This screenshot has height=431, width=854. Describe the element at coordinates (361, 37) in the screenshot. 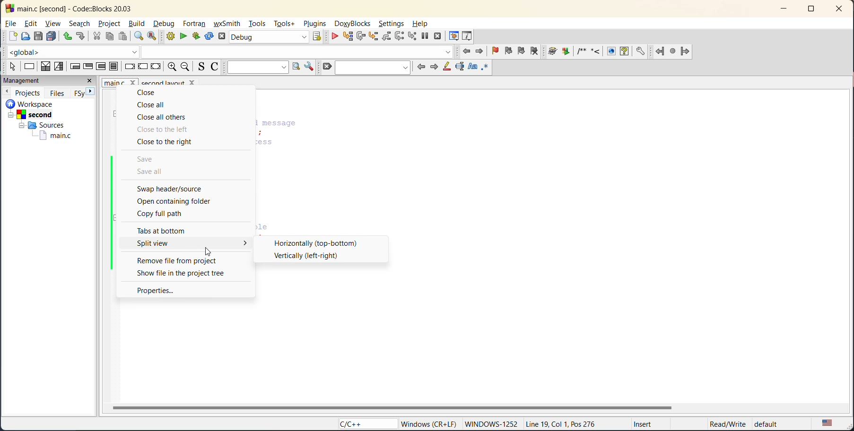

I see `next line` at that location.